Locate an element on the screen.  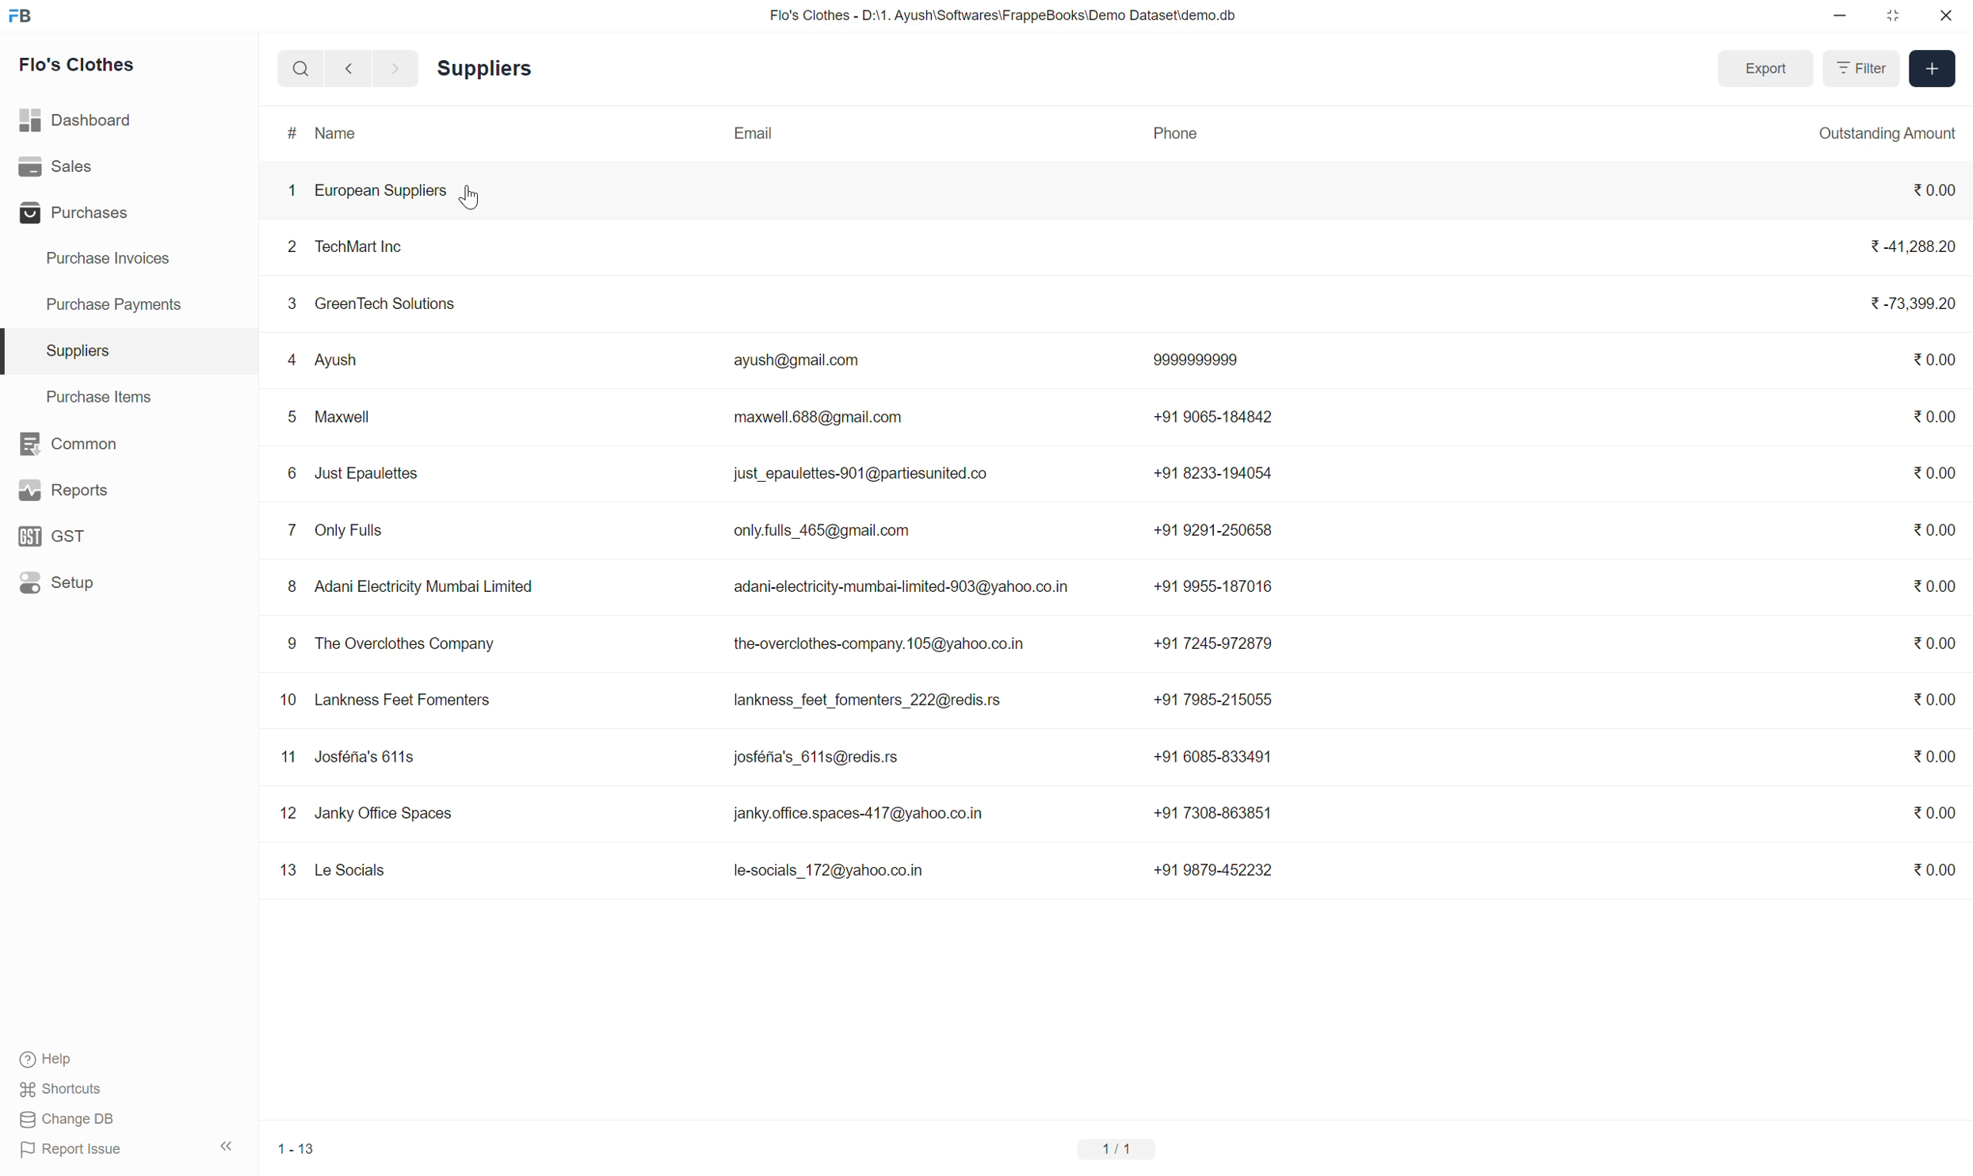
20.00 is located at coordinates (1927, 809).